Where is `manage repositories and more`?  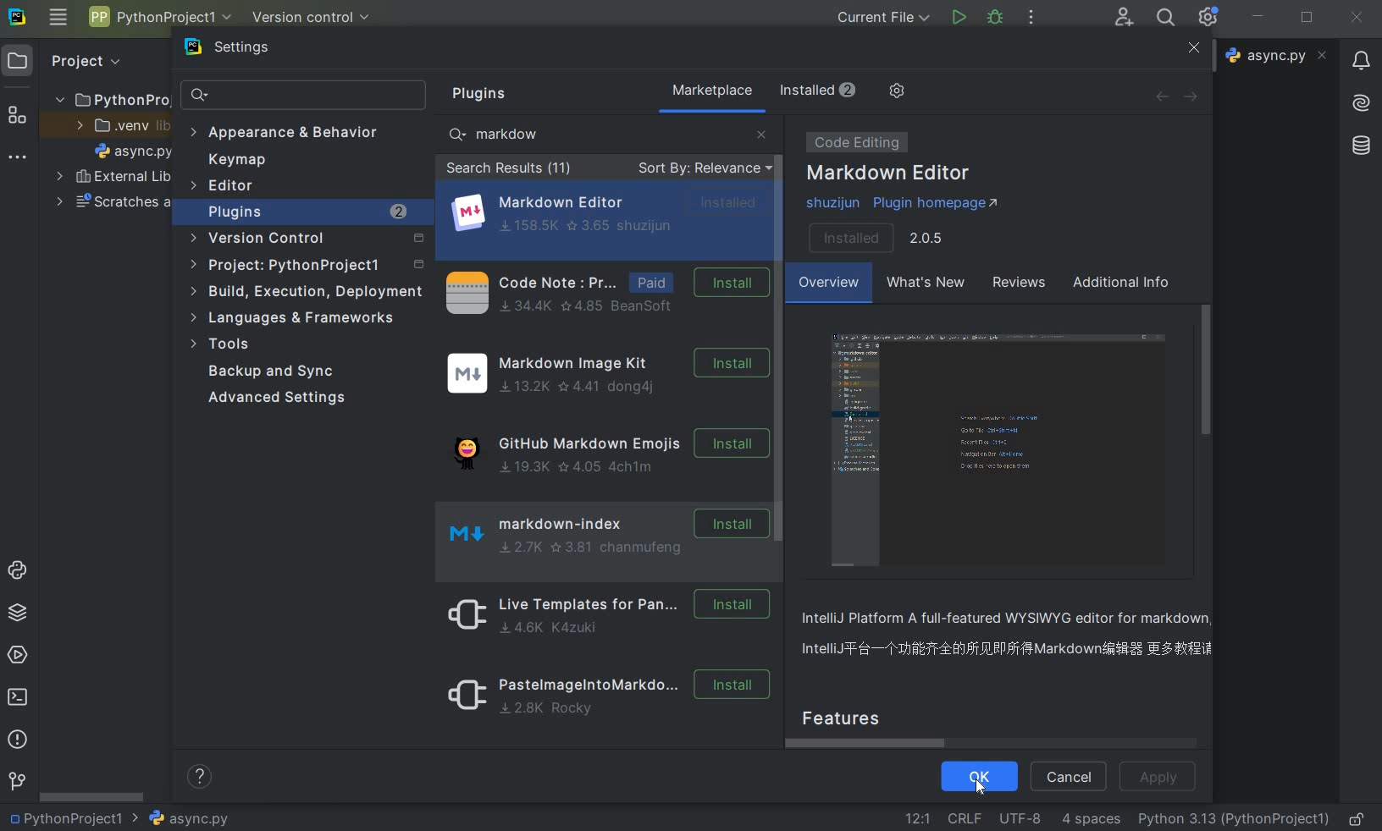 manage repositories and more is located at coordinates (897, 91).